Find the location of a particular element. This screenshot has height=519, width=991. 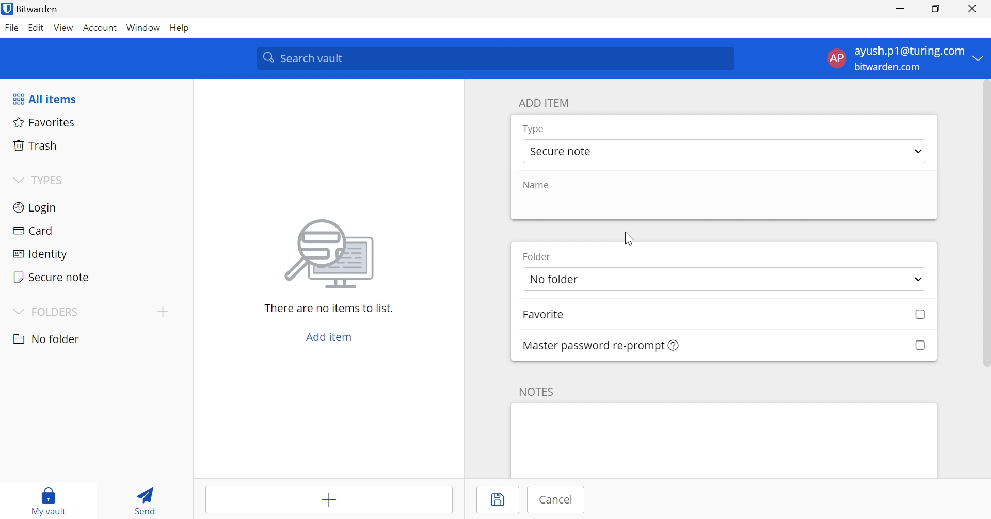

Save is located at coordinates (497, 500).